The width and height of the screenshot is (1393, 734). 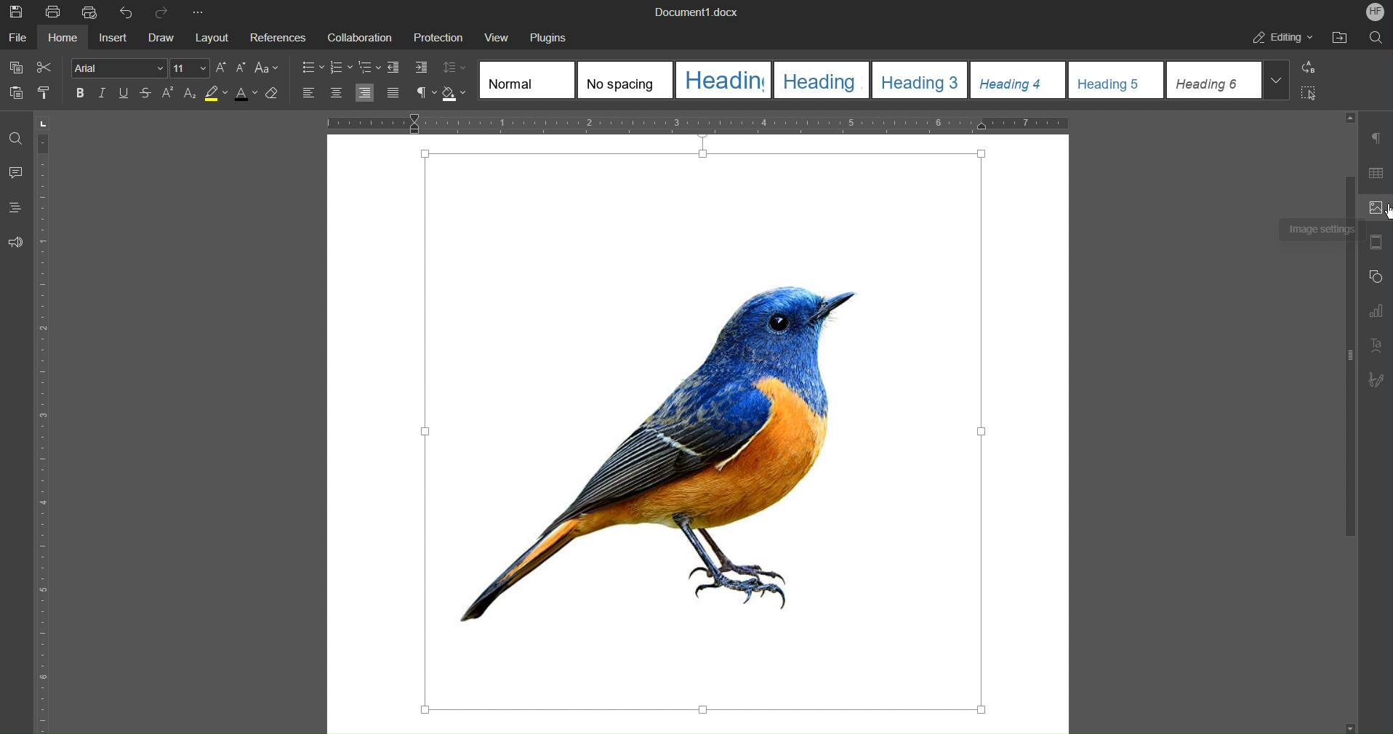 I want to click on Bold, so click(x=81, y=93).